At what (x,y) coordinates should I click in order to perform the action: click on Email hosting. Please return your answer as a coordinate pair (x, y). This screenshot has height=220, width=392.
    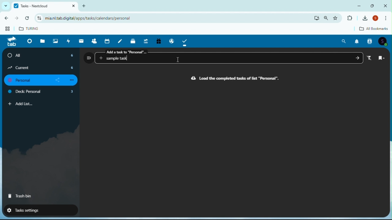
    Looking at the image, I should click on (170, 40).